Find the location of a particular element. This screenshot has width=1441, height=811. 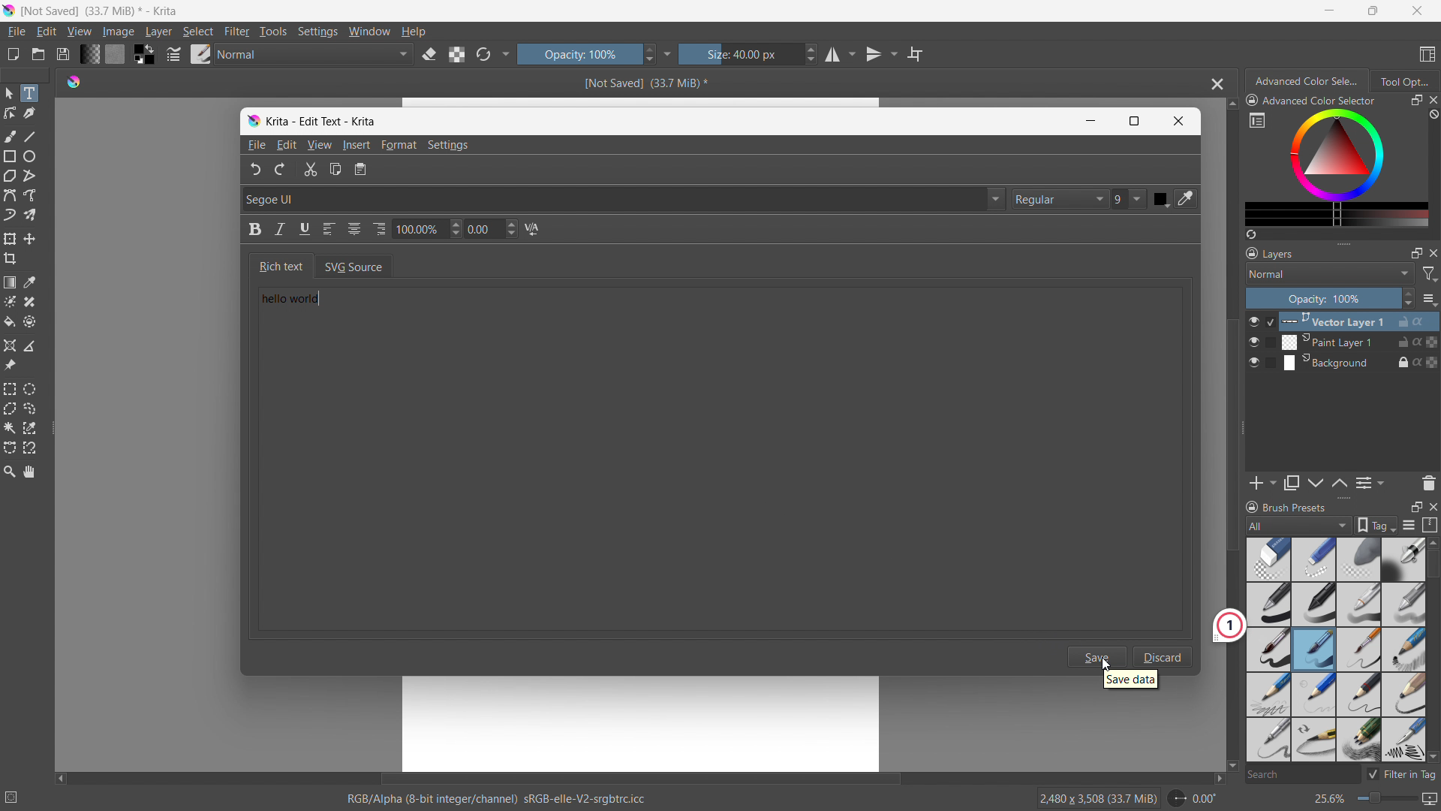

blur pencil is located at coordinates (1403, 603).